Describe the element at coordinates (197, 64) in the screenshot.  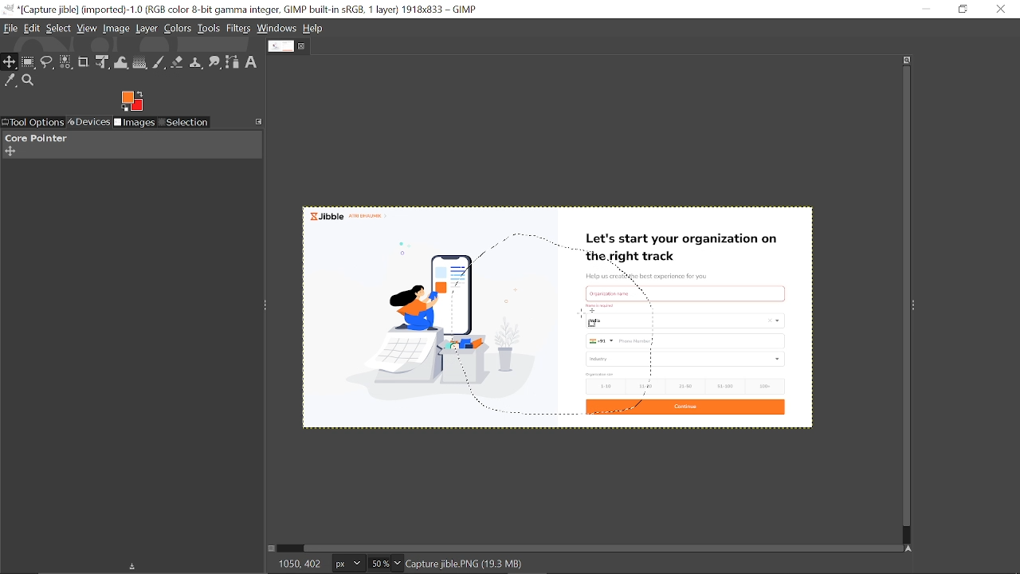
I see `Clone tool` at that location.